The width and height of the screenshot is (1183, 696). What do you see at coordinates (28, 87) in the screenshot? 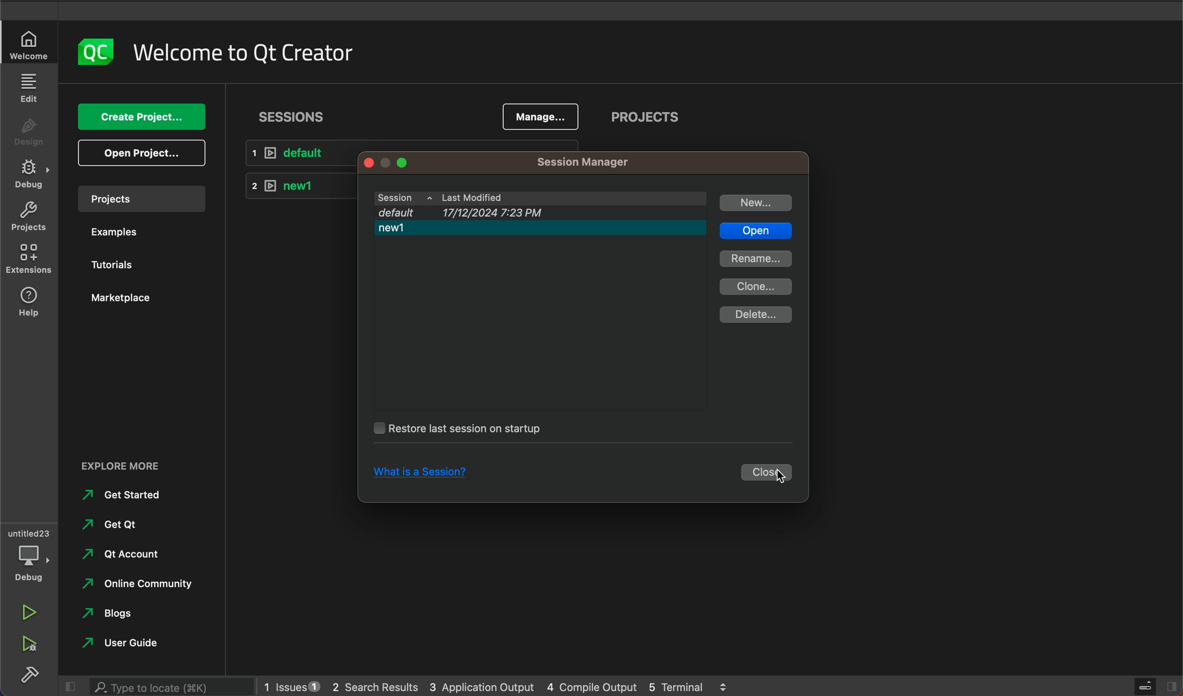
I see `edit` at bounding box center [28, 87].